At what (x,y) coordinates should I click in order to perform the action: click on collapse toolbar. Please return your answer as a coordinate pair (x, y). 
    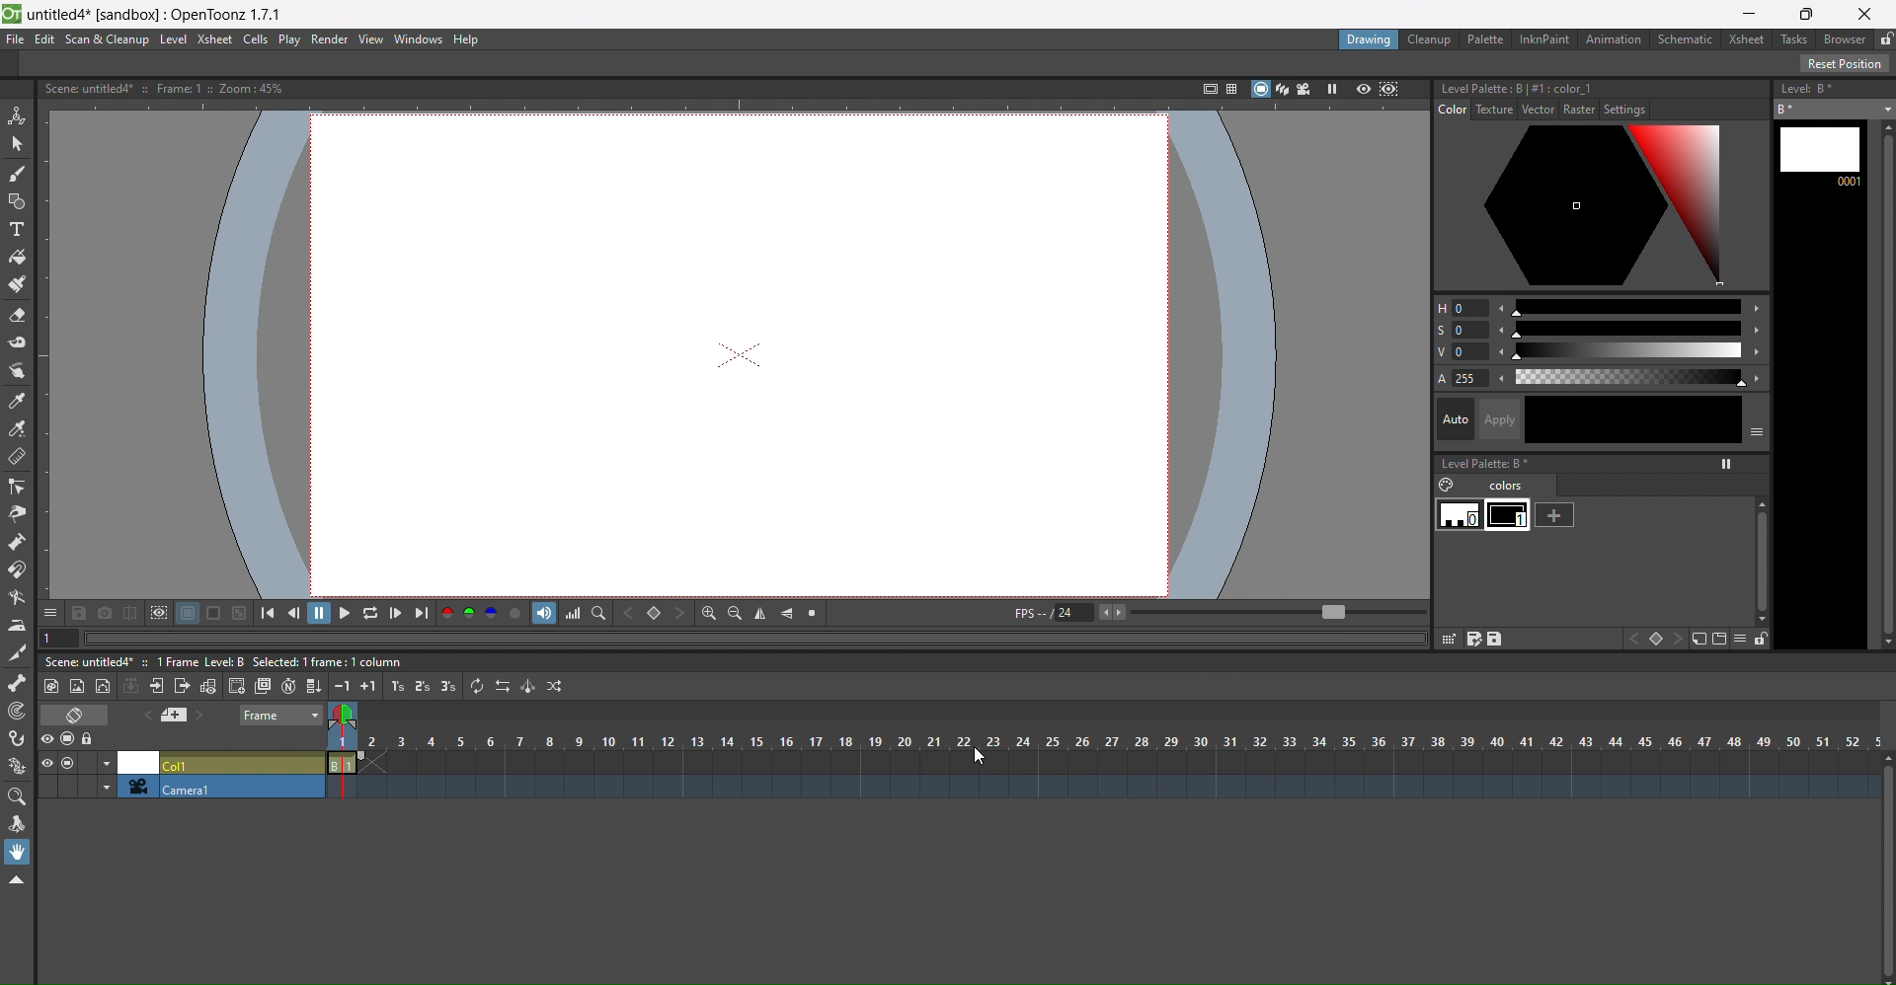
    Looking at the image, I should click on (17, 880).